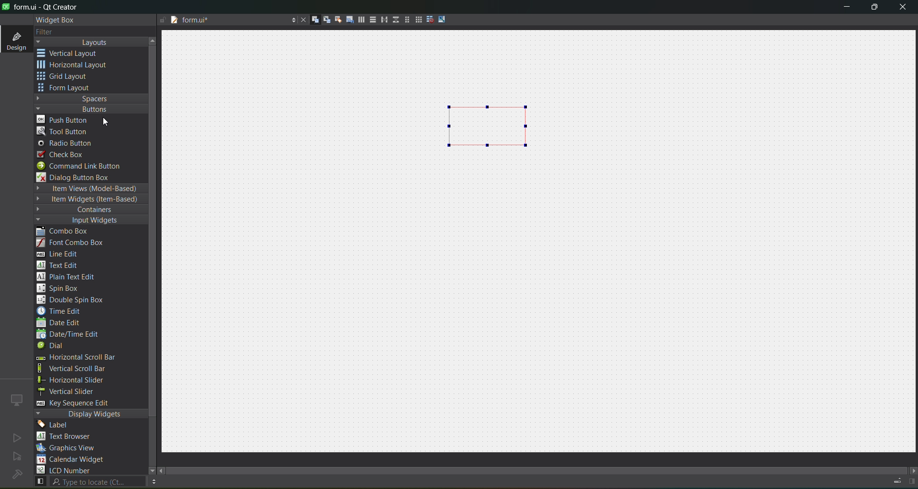 The height and width of the screenshot is (489, 918). Describe the element at coordinates (77, 300) in the screenshot. I see `double spin box` at that location.